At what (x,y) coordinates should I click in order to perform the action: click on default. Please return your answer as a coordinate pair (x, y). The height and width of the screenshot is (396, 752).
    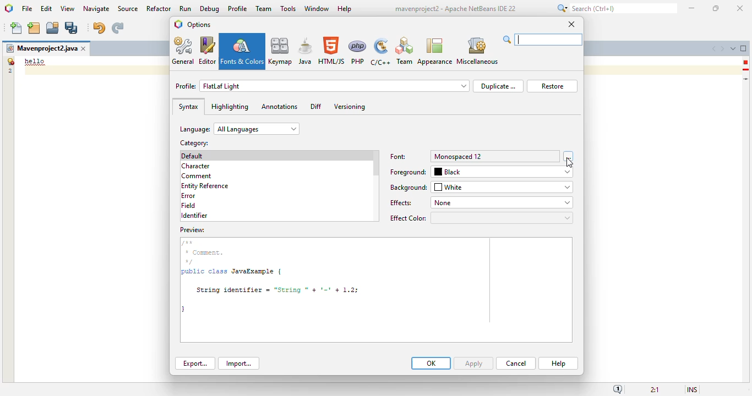
    Looking at the image, I should click on (193, 156).